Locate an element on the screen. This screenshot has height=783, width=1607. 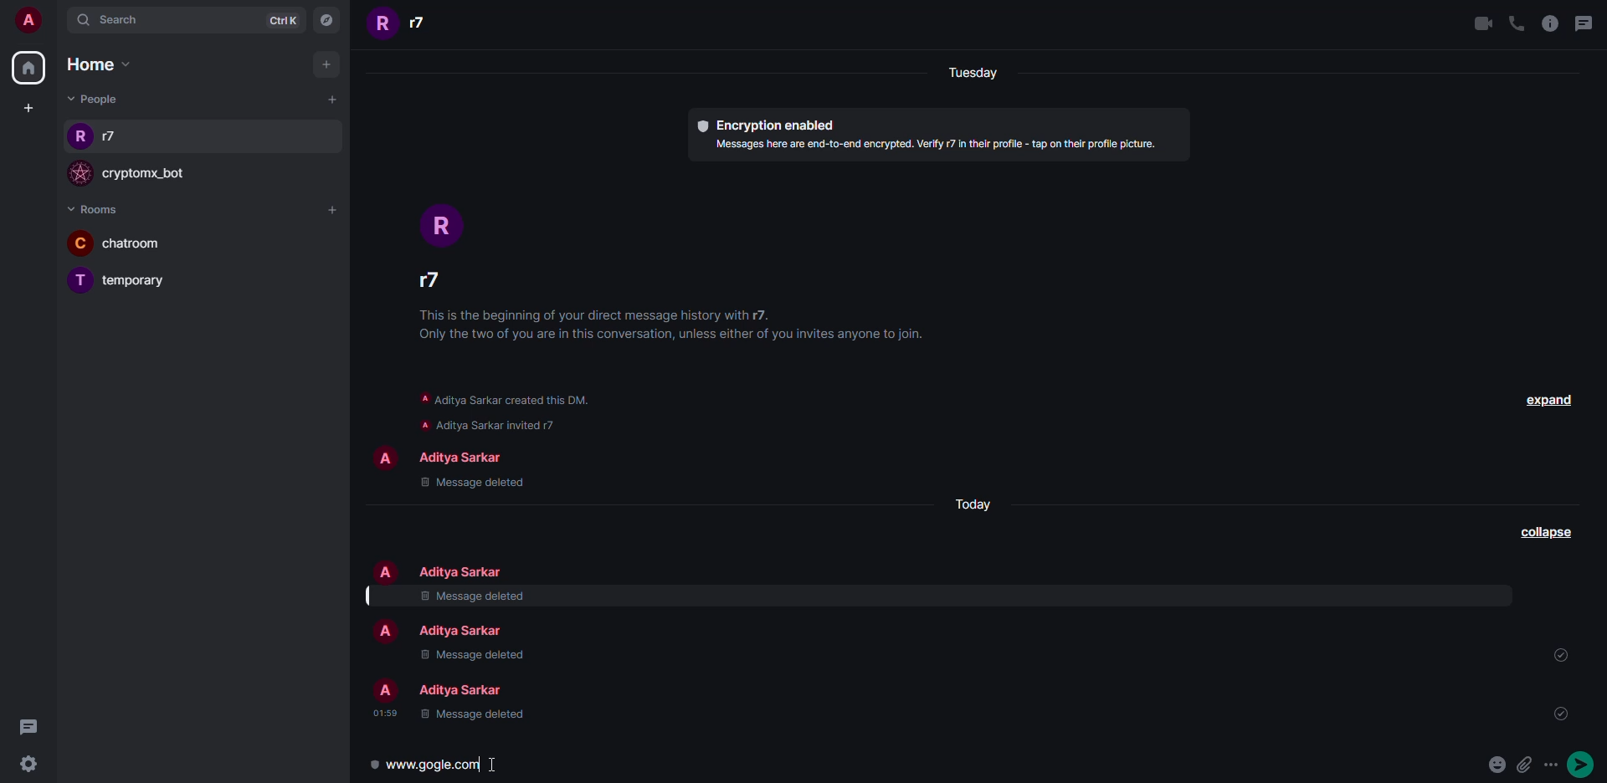
rooms is located at coordinates (100, 209).